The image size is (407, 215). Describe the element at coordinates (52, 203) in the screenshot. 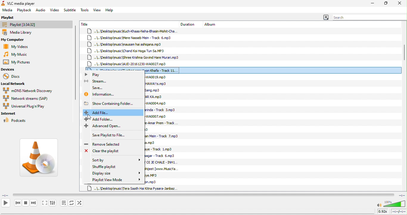

I see `show extended settings` at that location.